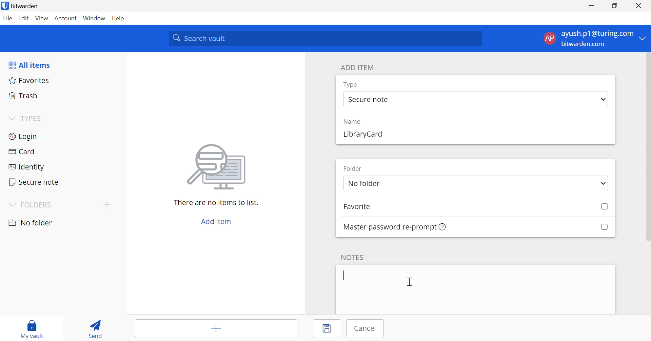 The width and height of the screenshot is (651, 341). Describe the element at coordinates (8, 19) in the screenshot. I see `File` at that location.